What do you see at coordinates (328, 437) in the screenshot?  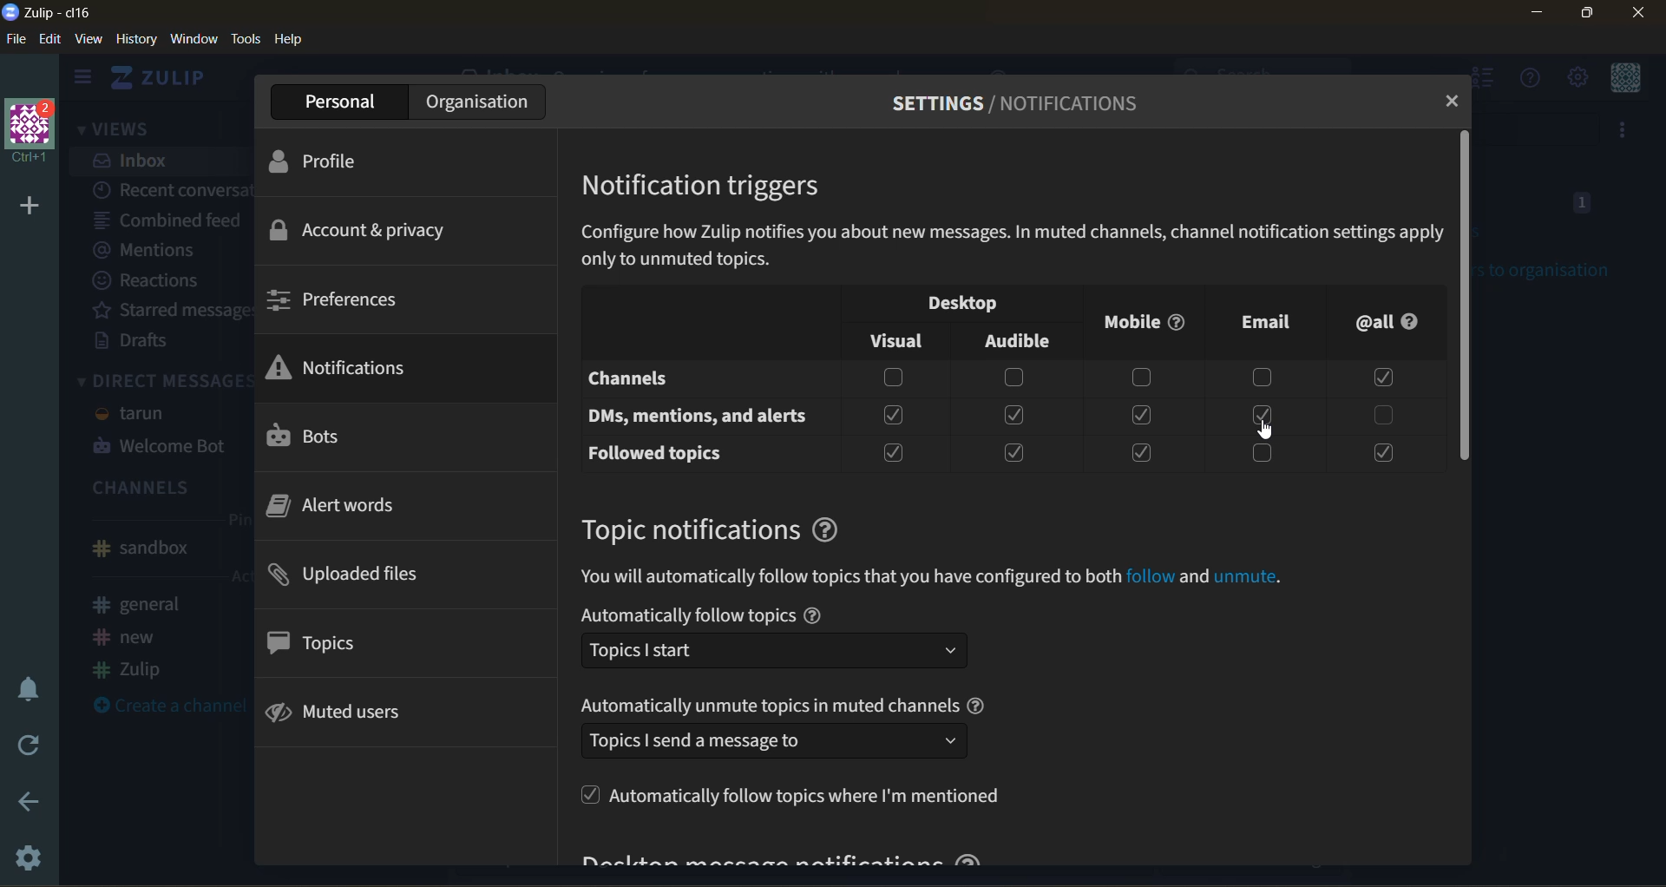 I see `bots` at bounding box center [328, 437].